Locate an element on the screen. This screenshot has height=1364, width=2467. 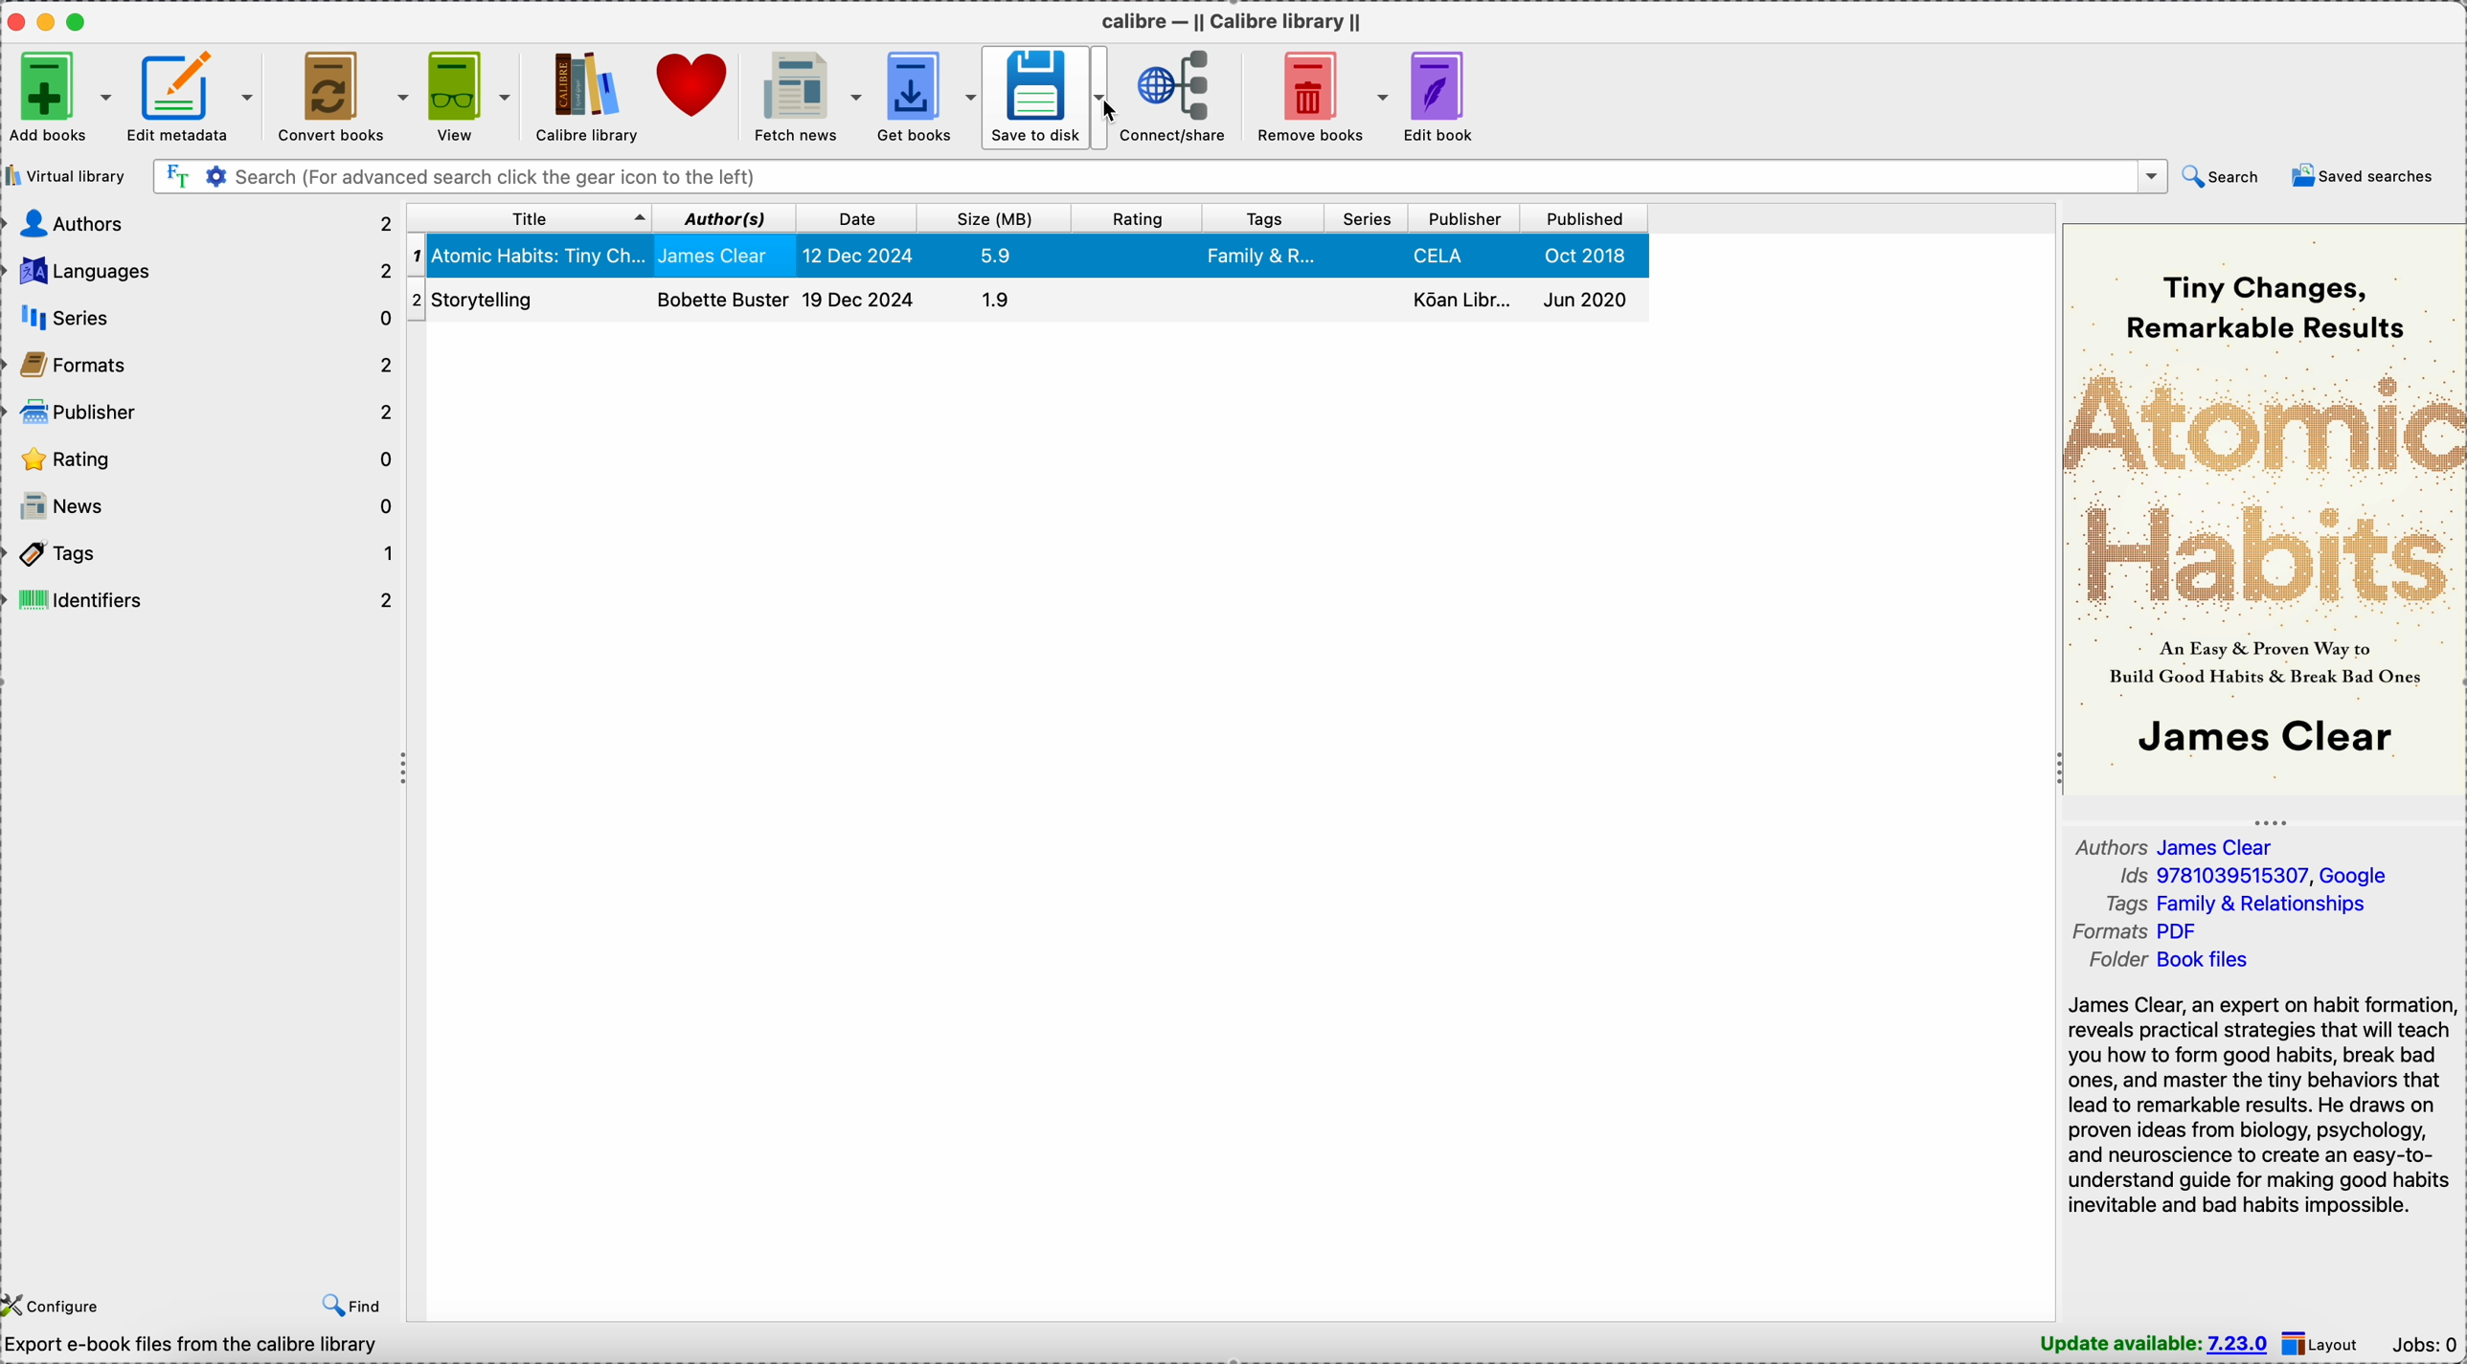
fetch news is located at coordinates (803, 95).